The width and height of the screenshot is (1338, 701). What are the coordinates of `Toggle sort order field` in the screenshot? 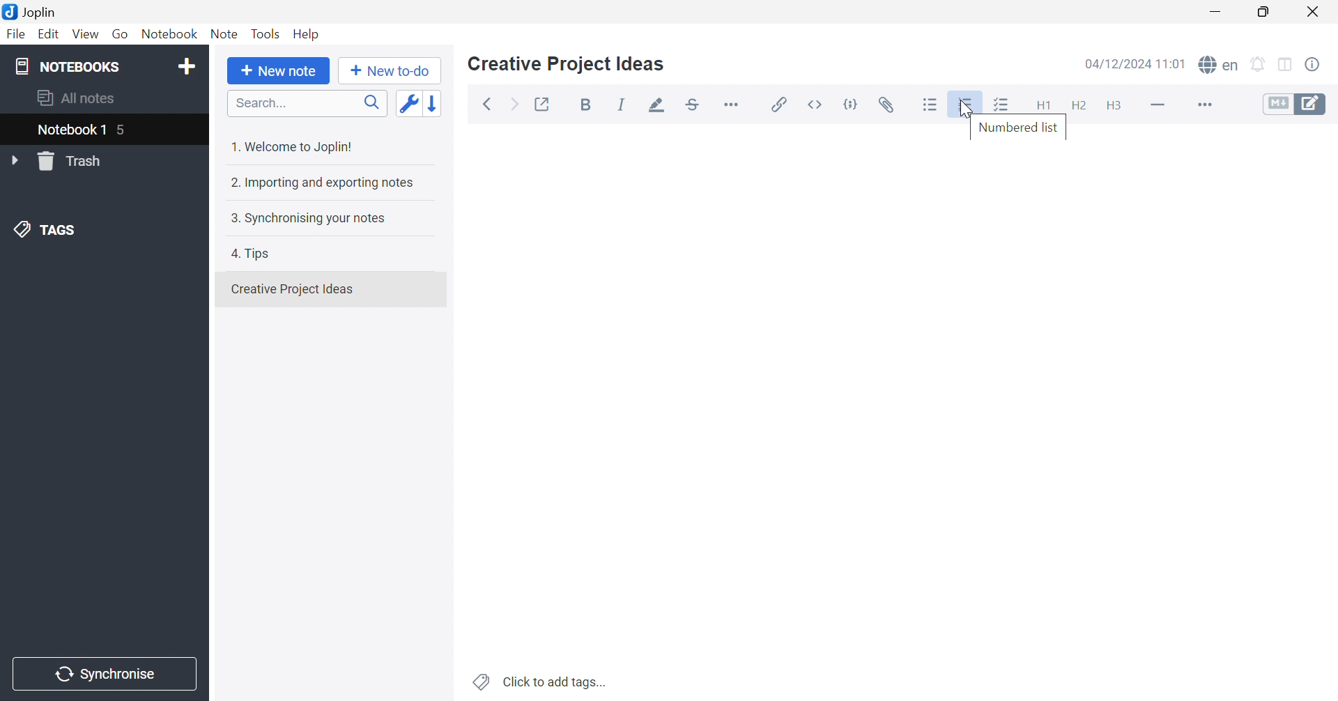 It's located at (409, 104).